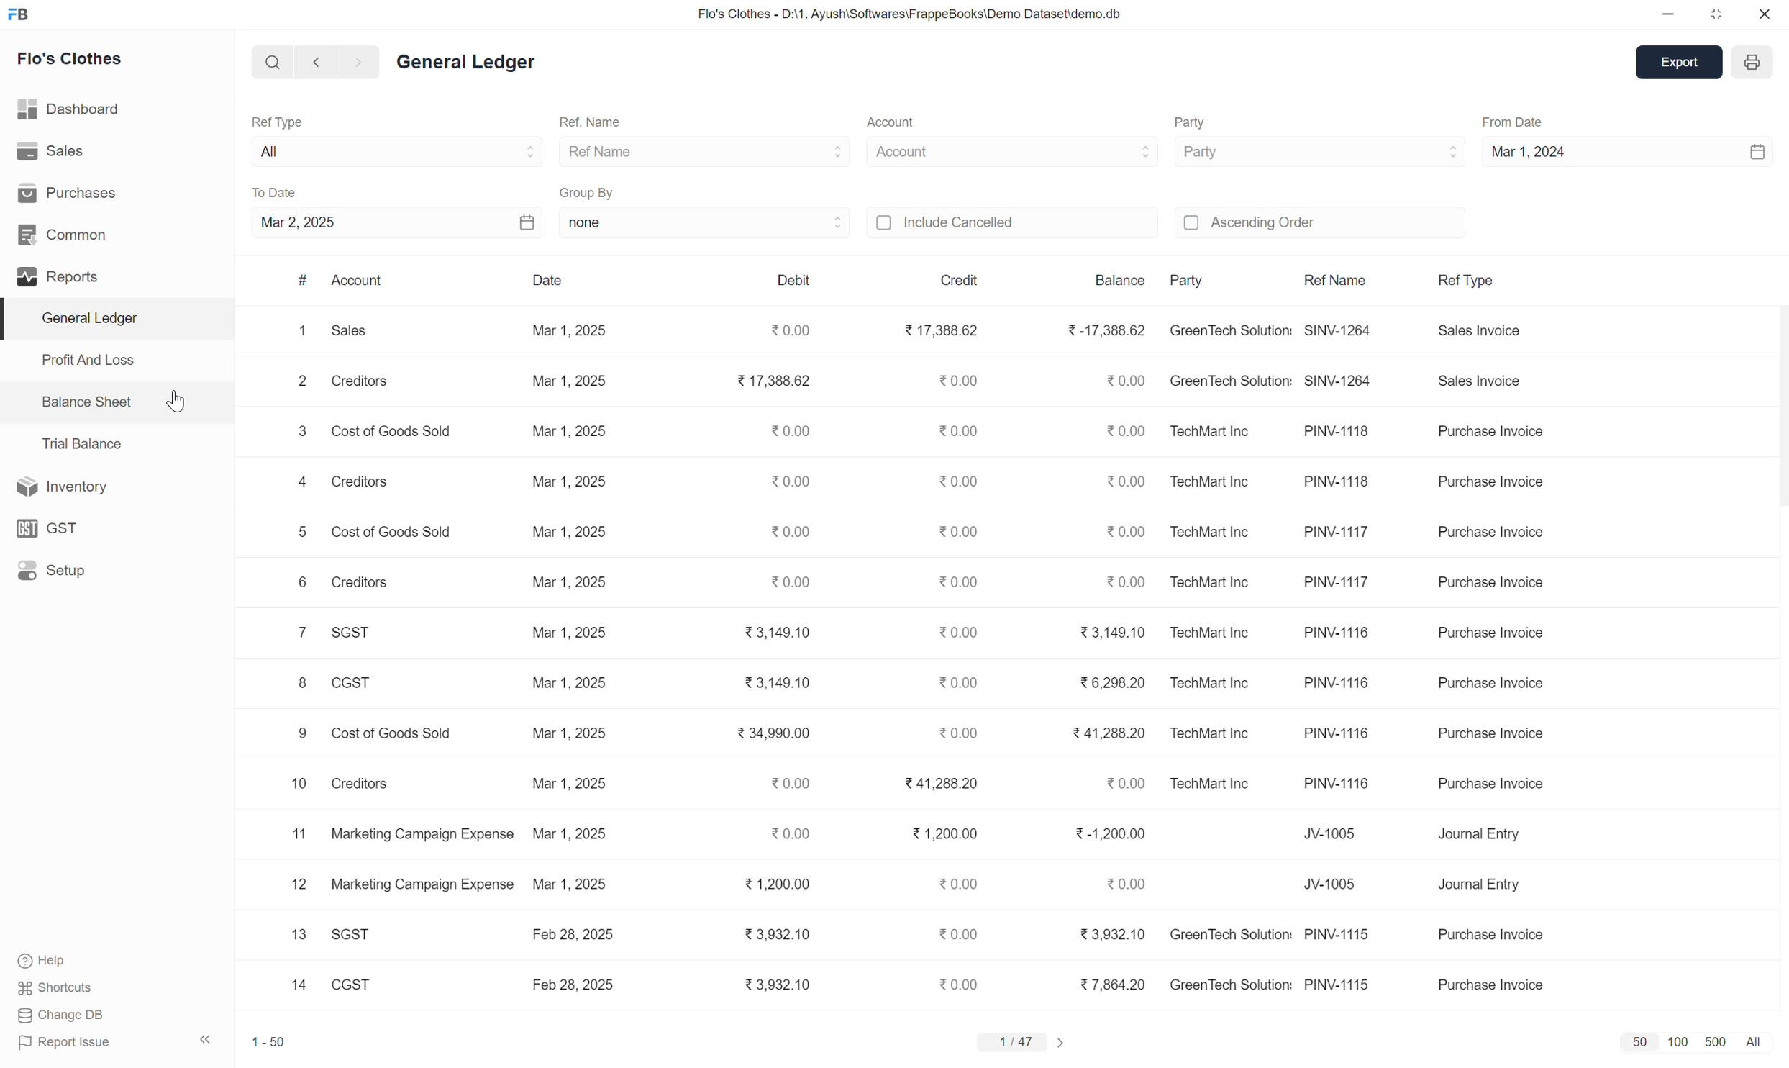 Image resolution: width=1789 pixels, height=1068 pixels. I want to click on Balance, so click(1108, 281).